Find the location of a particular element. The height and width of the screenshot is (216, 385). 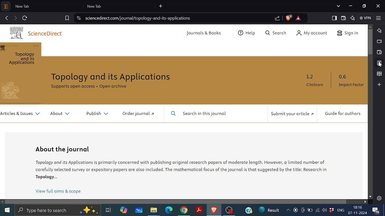

View site information is located at coordinates (78, 18).